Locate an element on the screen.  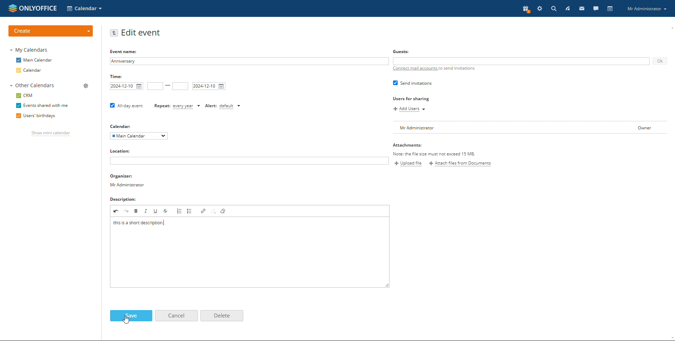
Note: the file size 1 is located at coordinates (446, 154).